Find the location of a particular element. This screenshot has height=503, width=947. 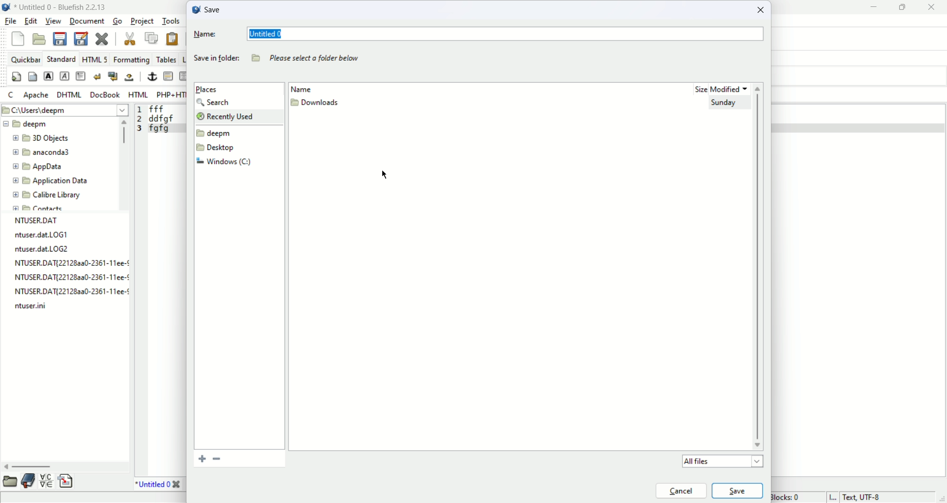

open is located at coordinates (39, 38).